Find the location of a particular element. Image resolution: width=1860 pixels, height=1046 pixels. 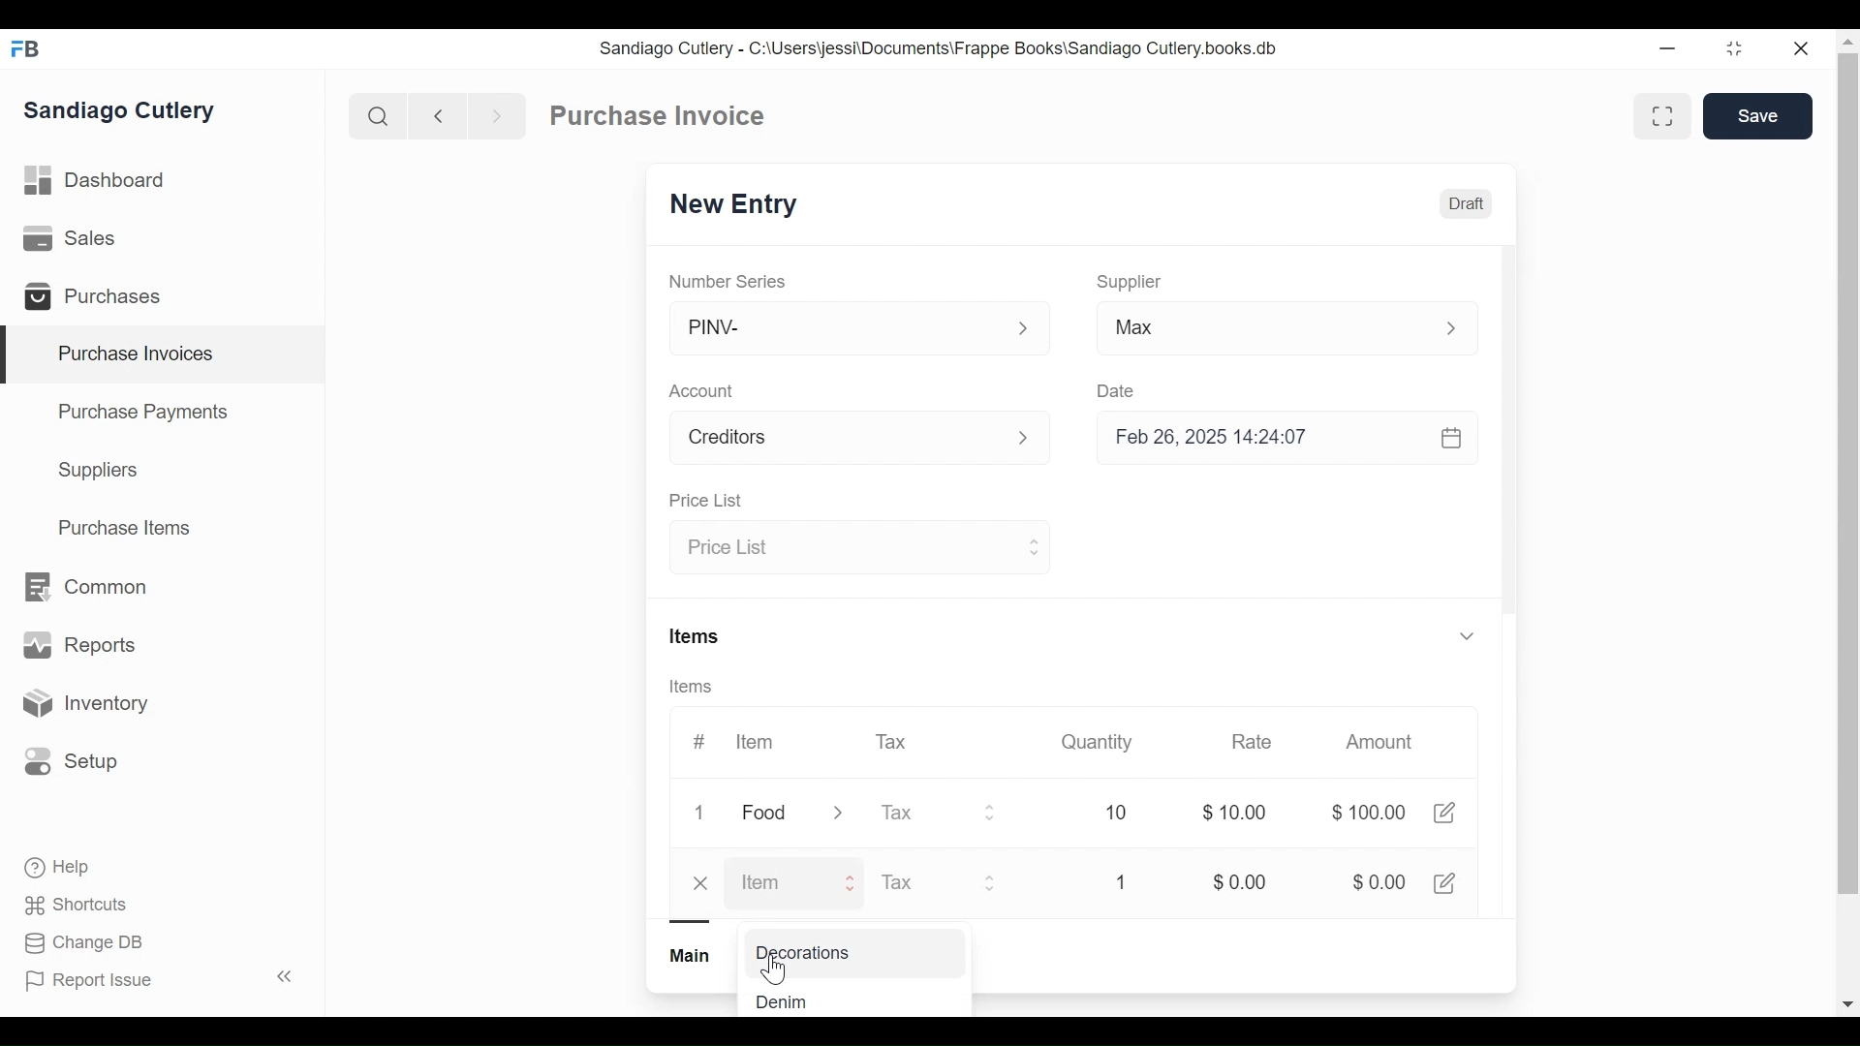

Common is located at coordinates (83, 587).